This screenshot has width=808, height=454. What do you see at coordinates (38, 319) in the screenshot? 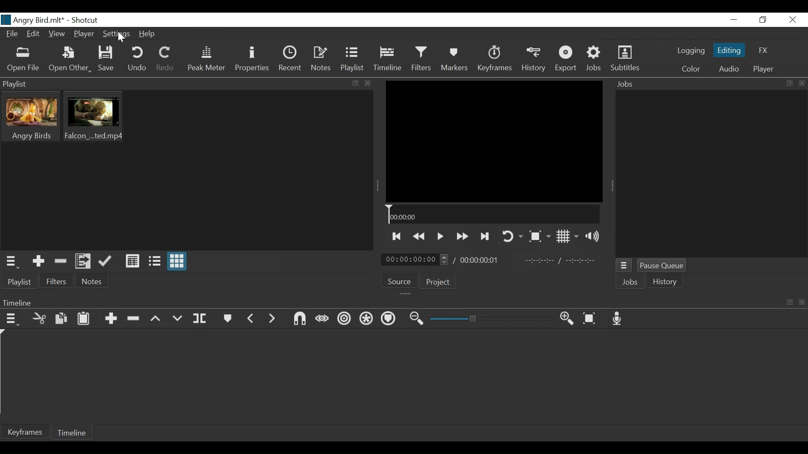
I see `Cut` at bounding box center [38, 319].